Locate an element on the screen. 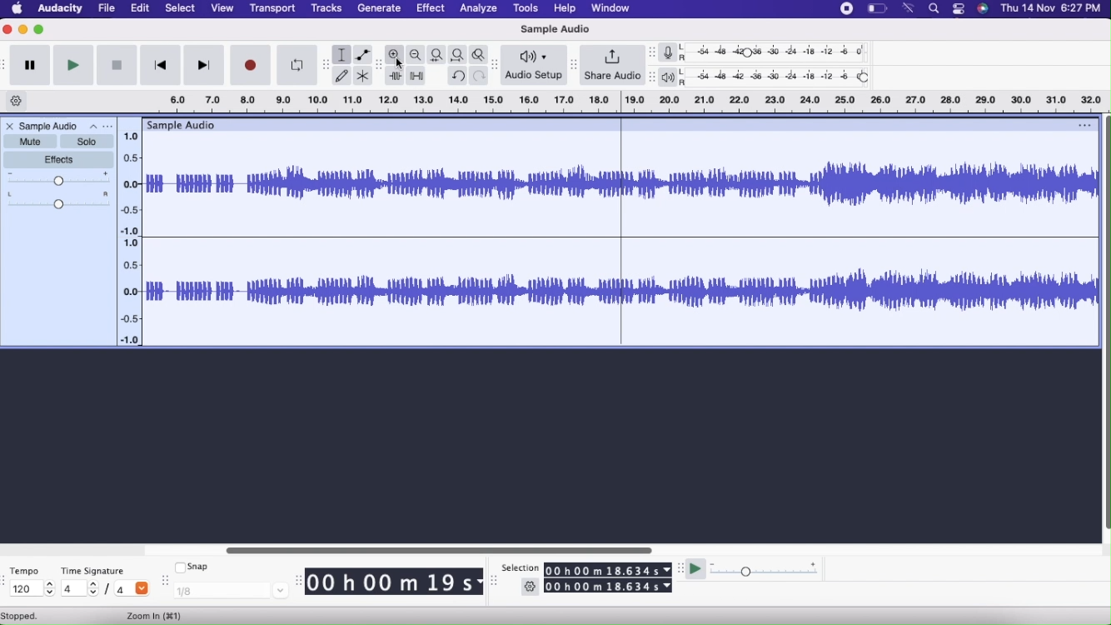  Zoom Out is located at coordinates (416, 55).